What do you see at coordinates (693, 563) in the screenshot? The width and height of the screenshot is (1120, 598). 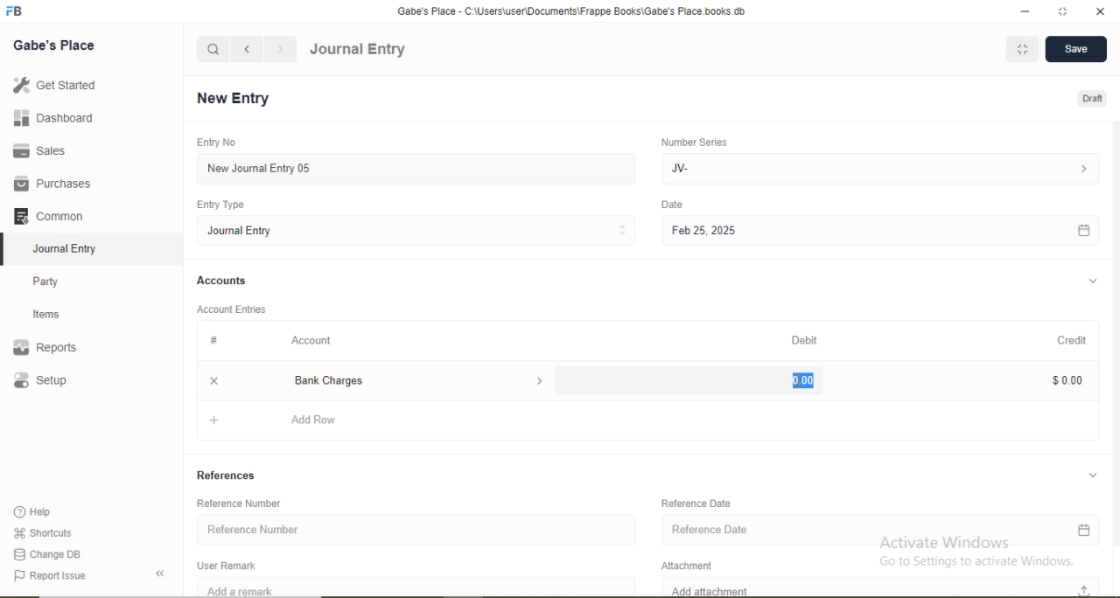 I see `Attachment` at bounding box center [693, 563].